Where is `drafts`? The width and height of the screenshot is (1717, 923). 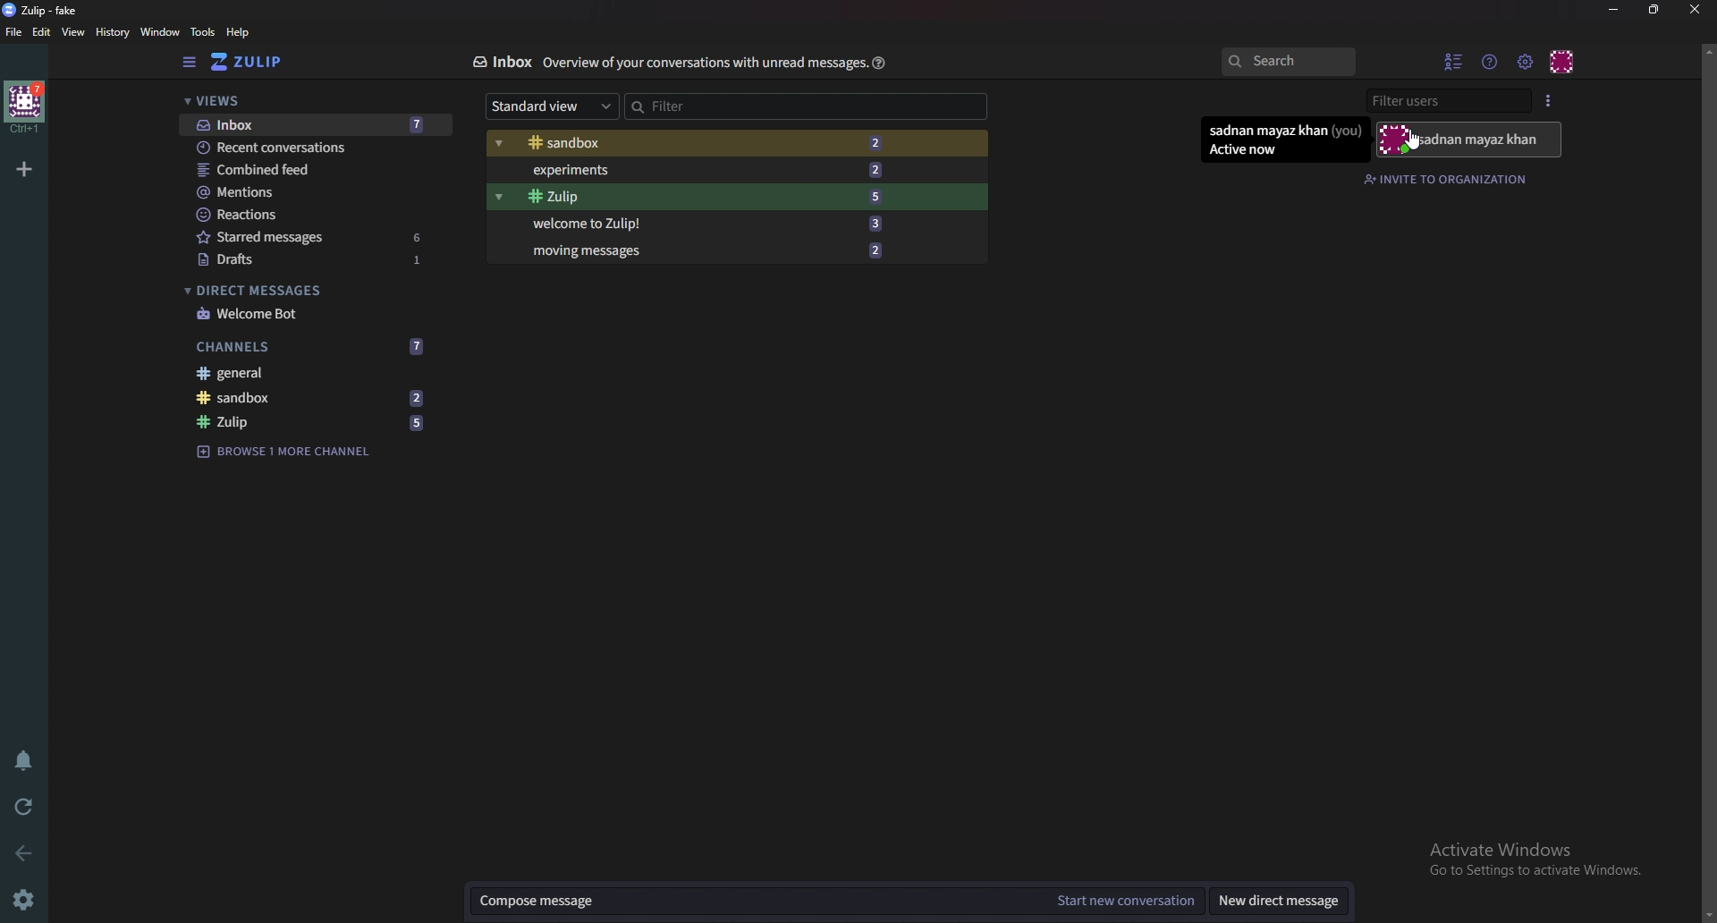 drafts is located at coordinates (312, 260).